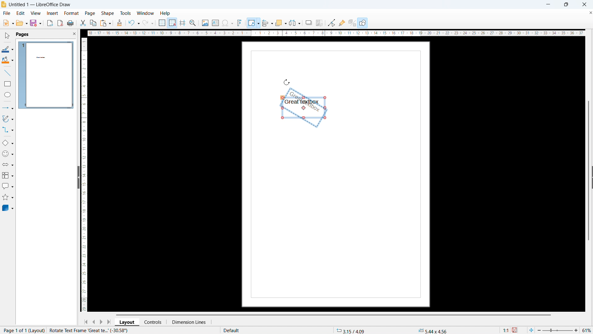 The image size is (593, 334). Describe the element at coordinates (295, 23) in the screenshot. I see `select at least 3 objects to distribute` at that location.